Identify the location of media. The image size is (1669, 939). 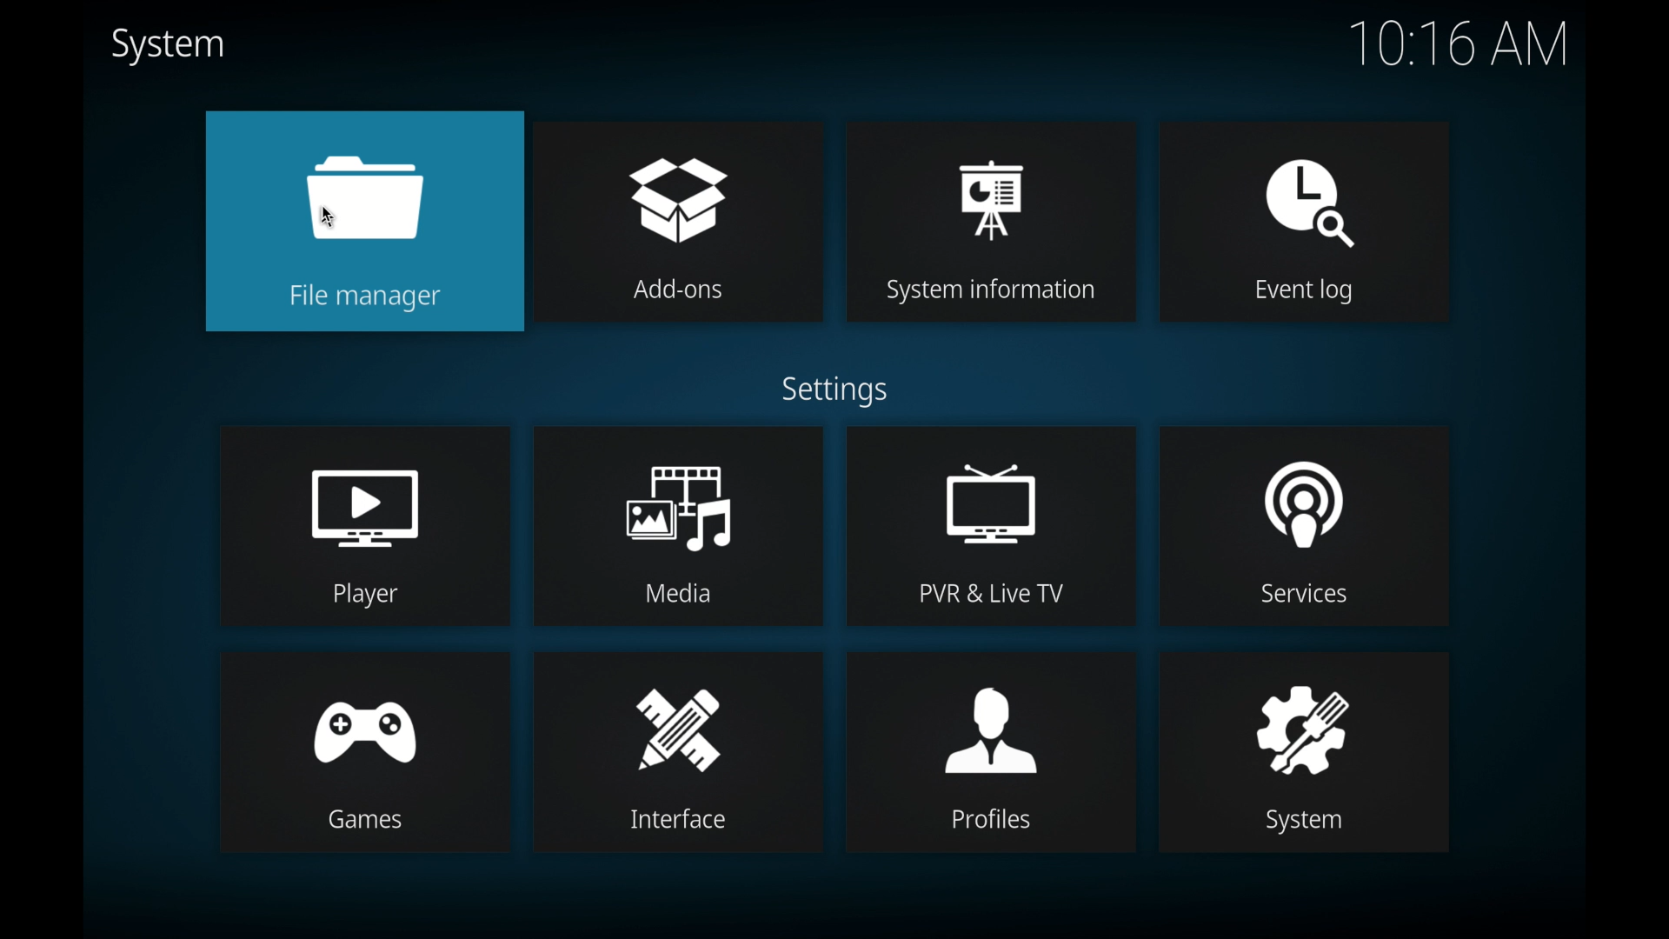
(678, 524).